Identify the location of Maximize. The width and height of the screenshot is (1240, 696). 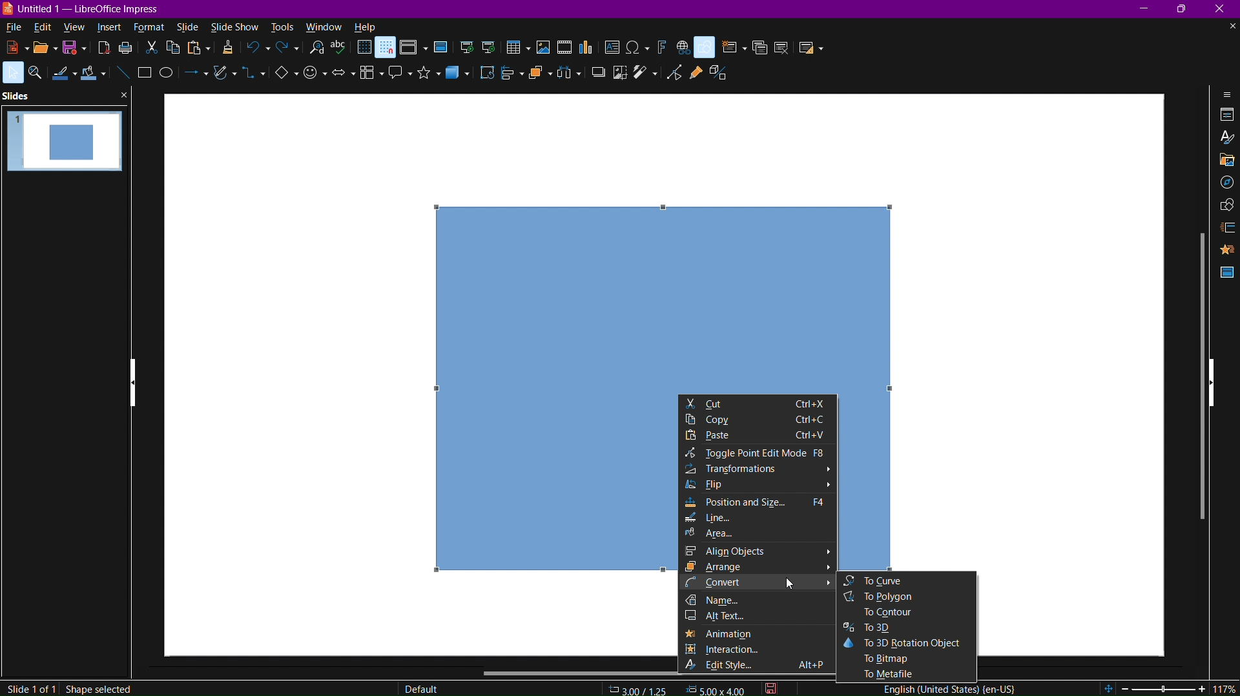
(1186, 10).